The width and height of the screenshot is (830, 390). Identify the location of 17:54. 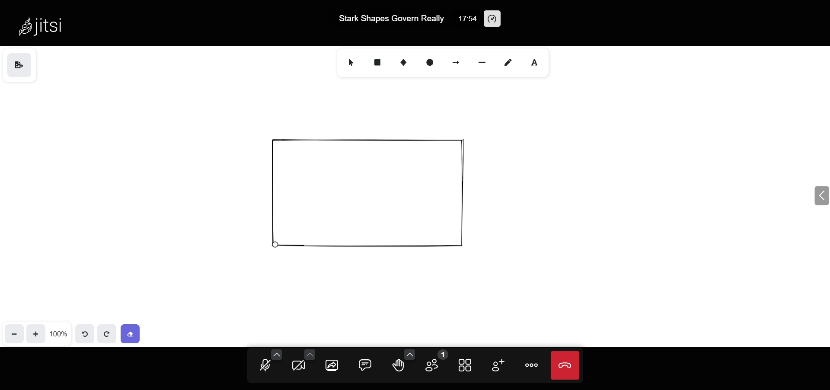
(468, 18).